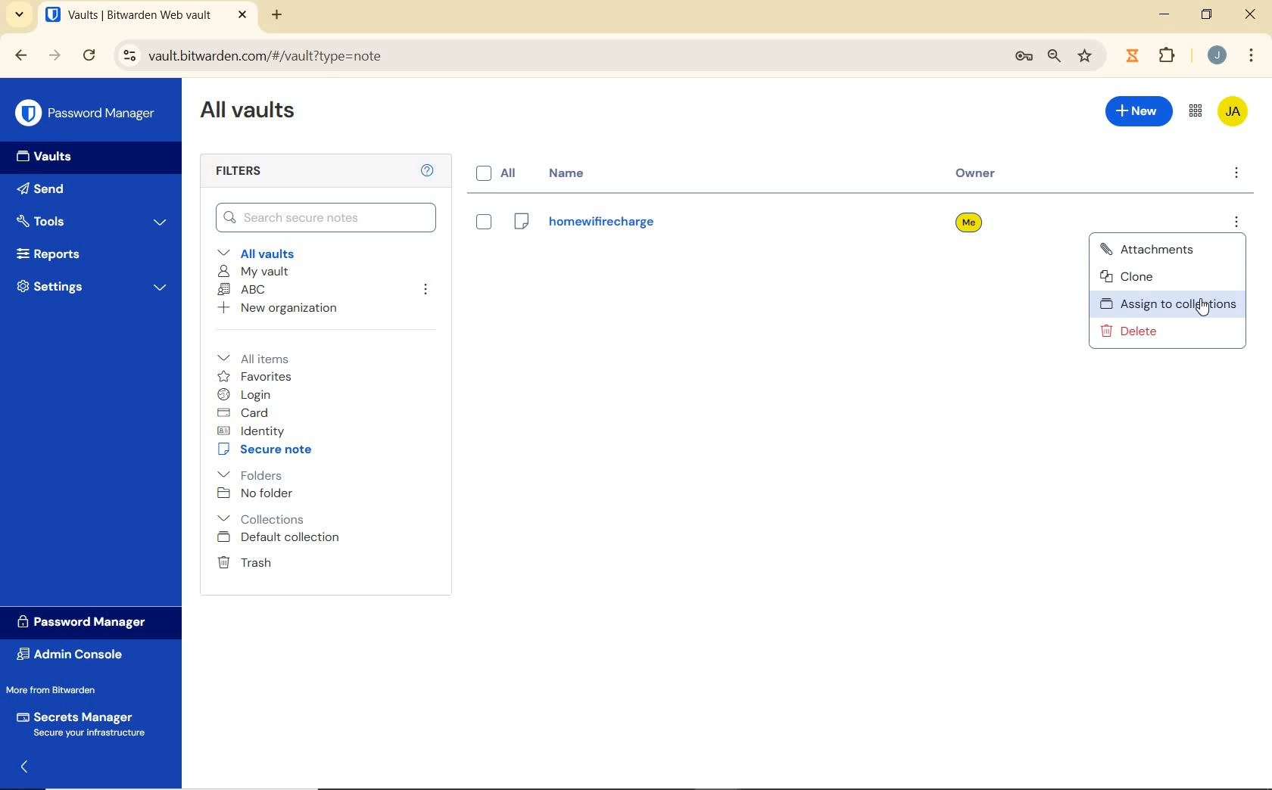 The image size is (1272, 790). What do you see at coordinates (1252, 54) in the screenshot?
I see `customize Google chrome` at bounding box center [1252, 54].